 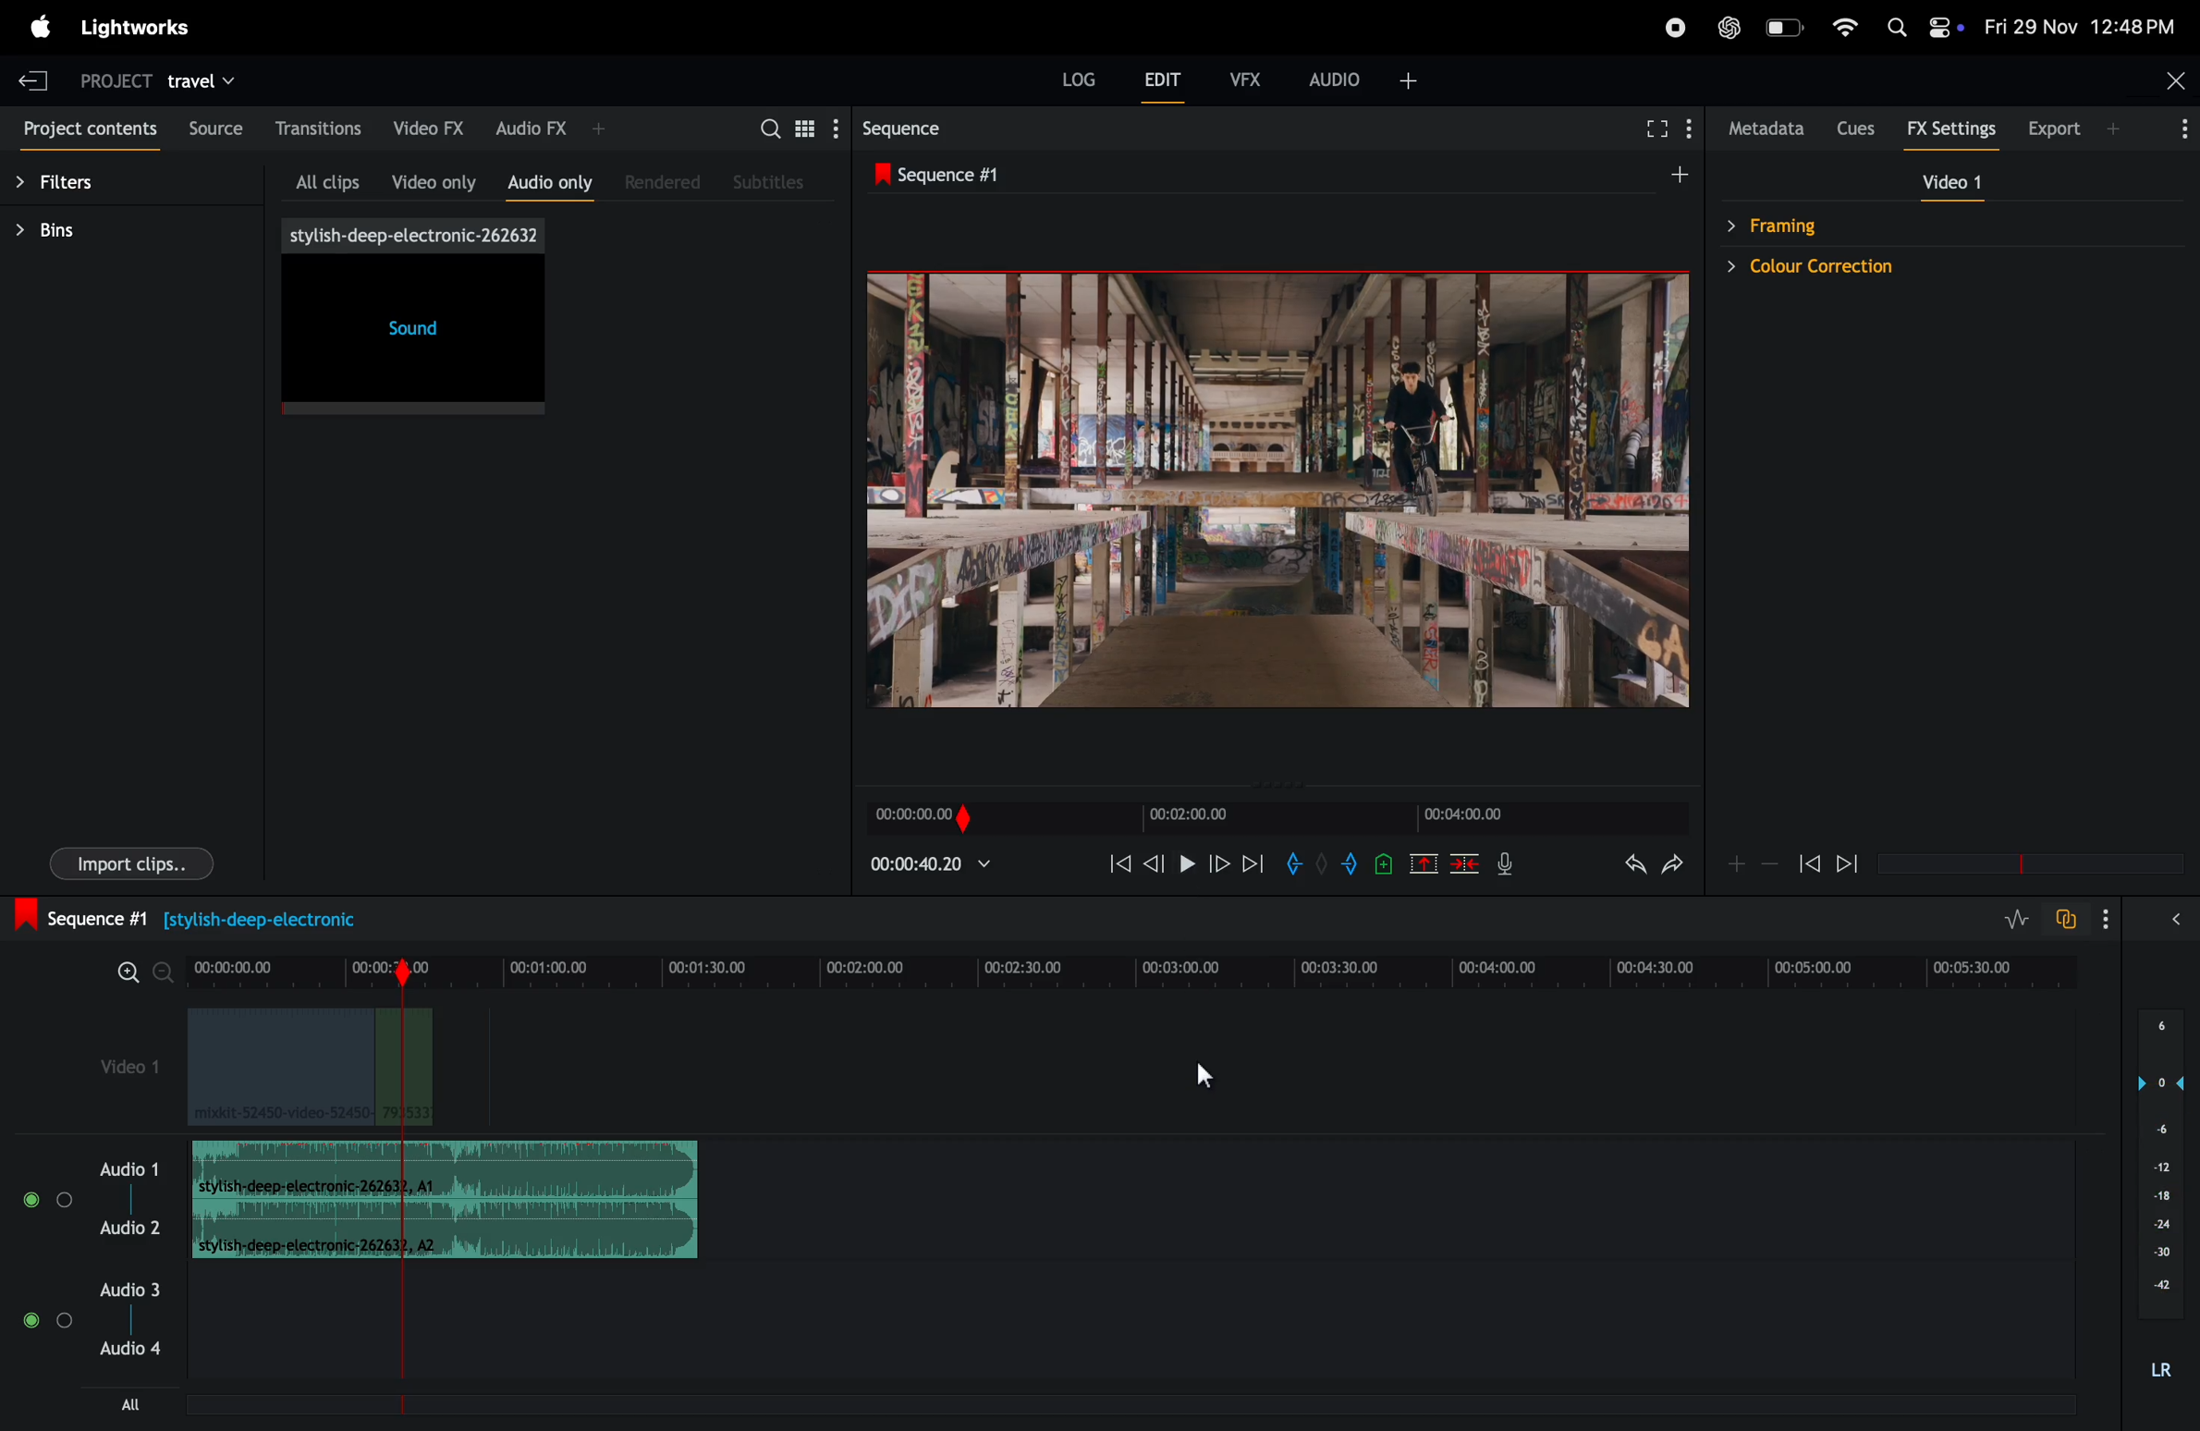 I want to click on date and time, so click(x=2080, y=29).